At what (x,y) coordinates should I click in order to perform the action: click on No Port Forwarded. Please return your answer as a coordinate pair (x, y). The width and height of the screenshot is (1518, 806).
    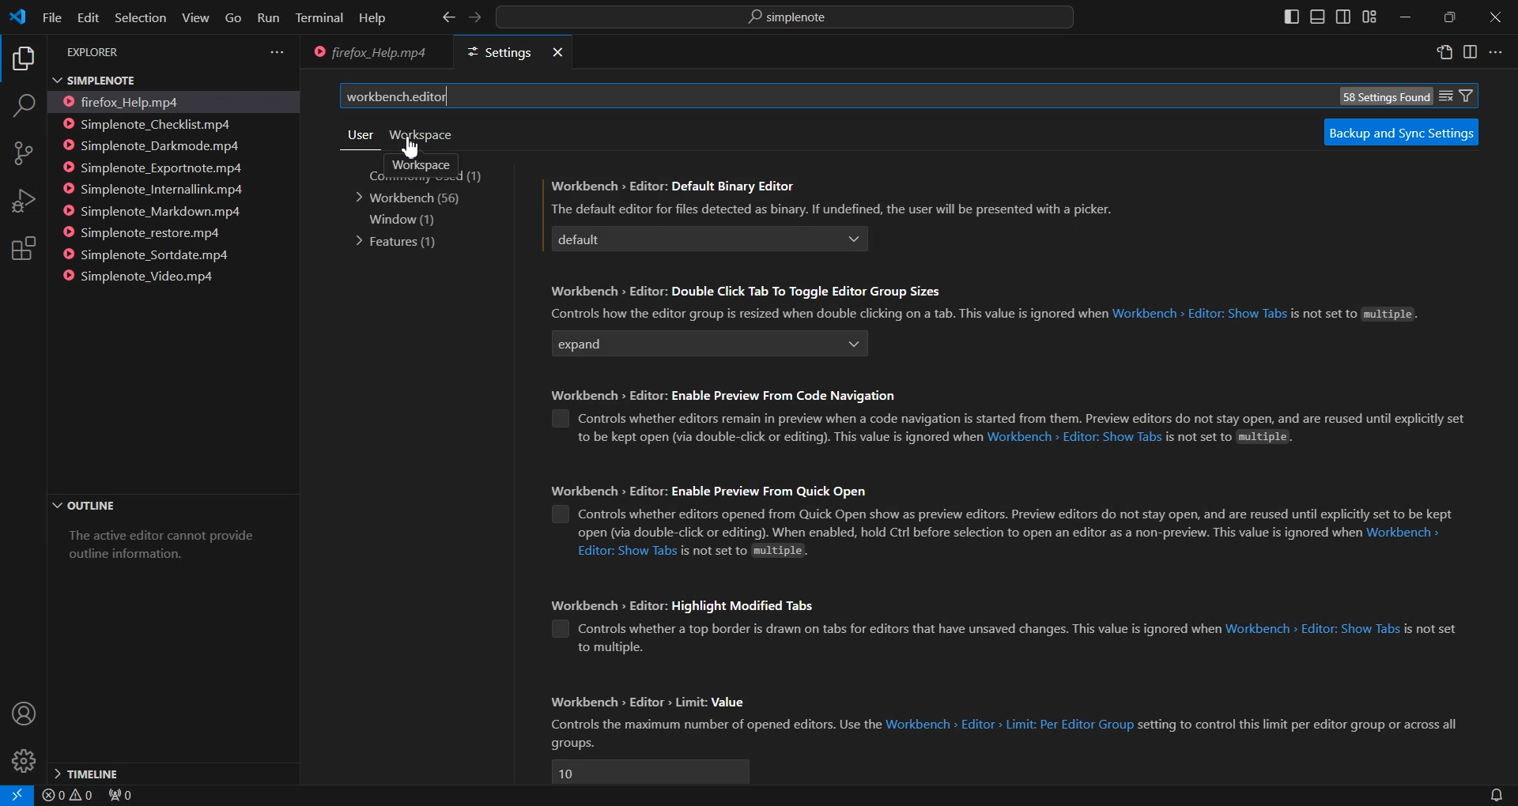
    Looking at the image, I should click on (126, 797).